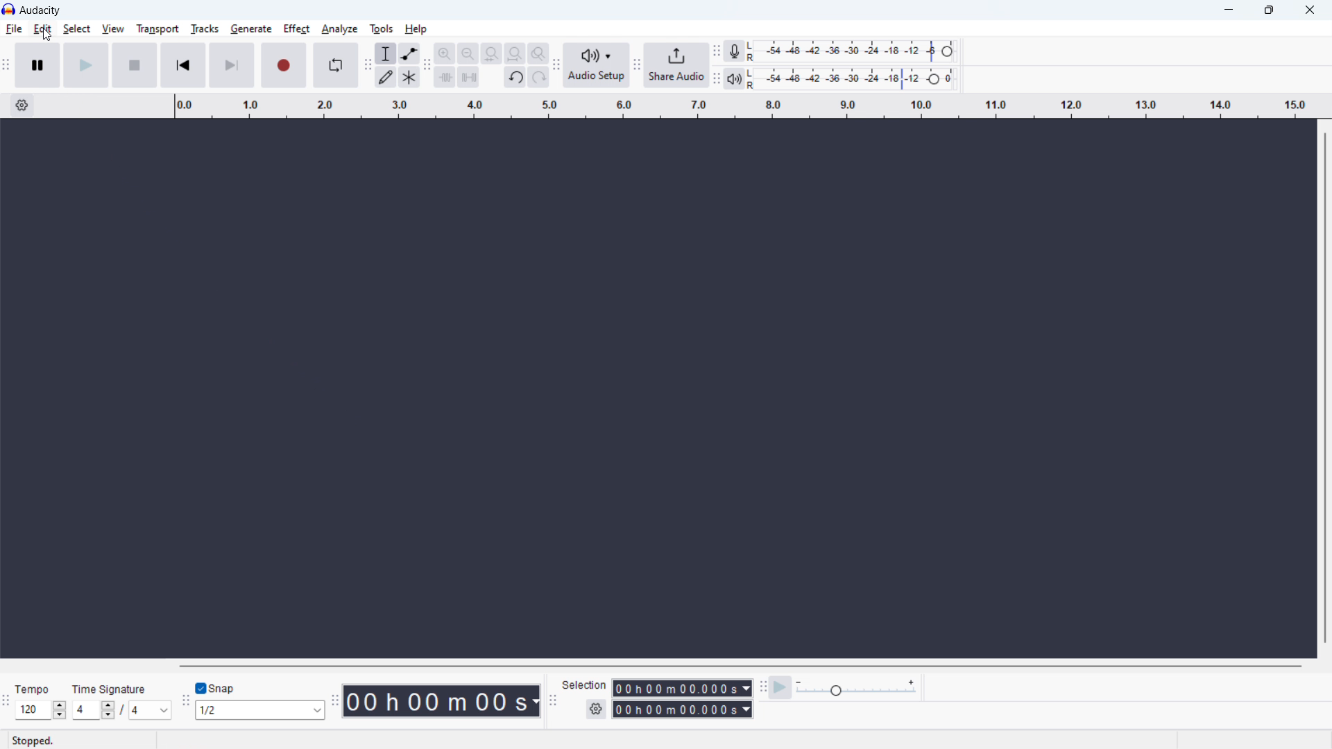 This screenshot has width=1332, height=749. I want to click on select, so click(77, 29).